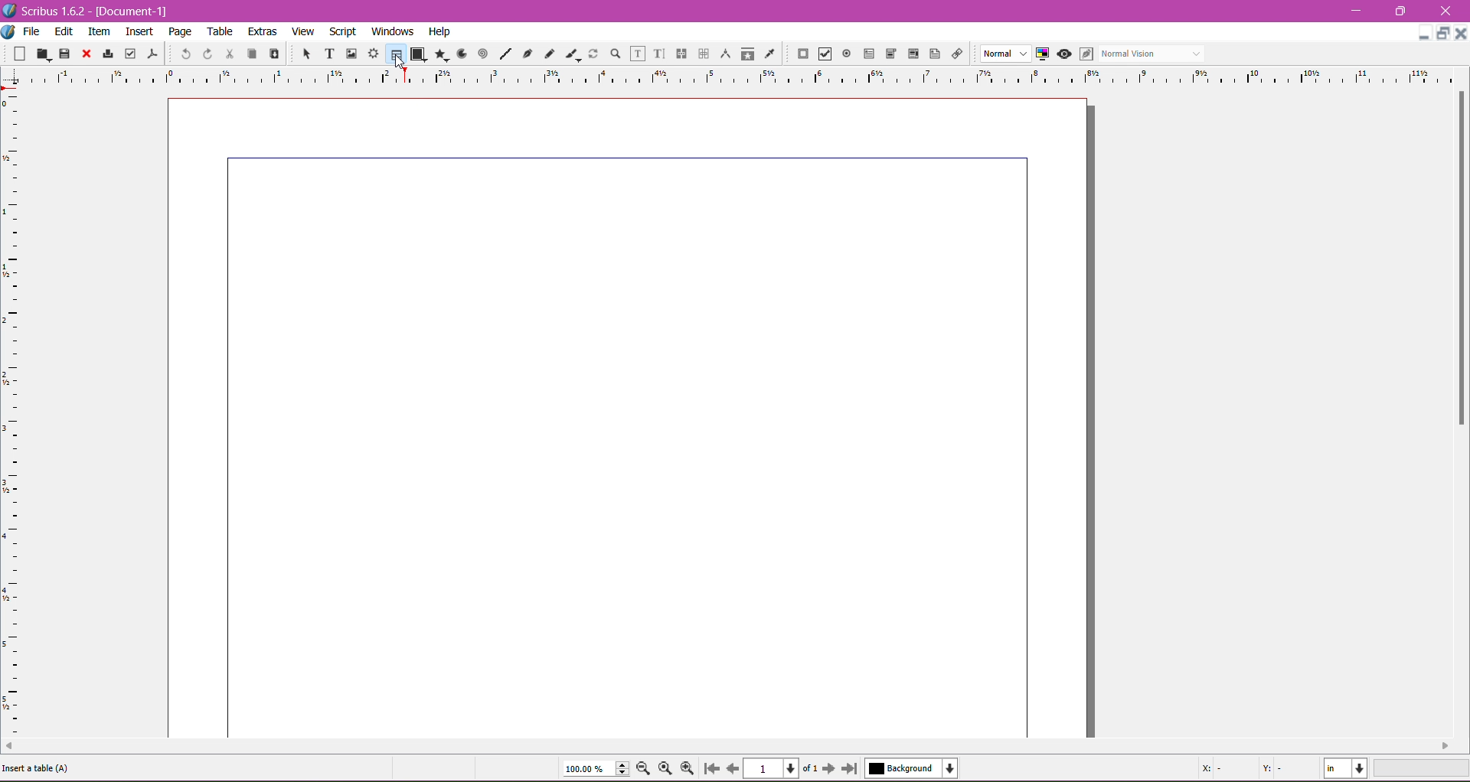 Image resolution: width=1470 pixels, height=782 pixels. What do you see at coordinates (844, 56) in the screenshot?
I see `PDF Radio Button` at bounding box center [844, 56].